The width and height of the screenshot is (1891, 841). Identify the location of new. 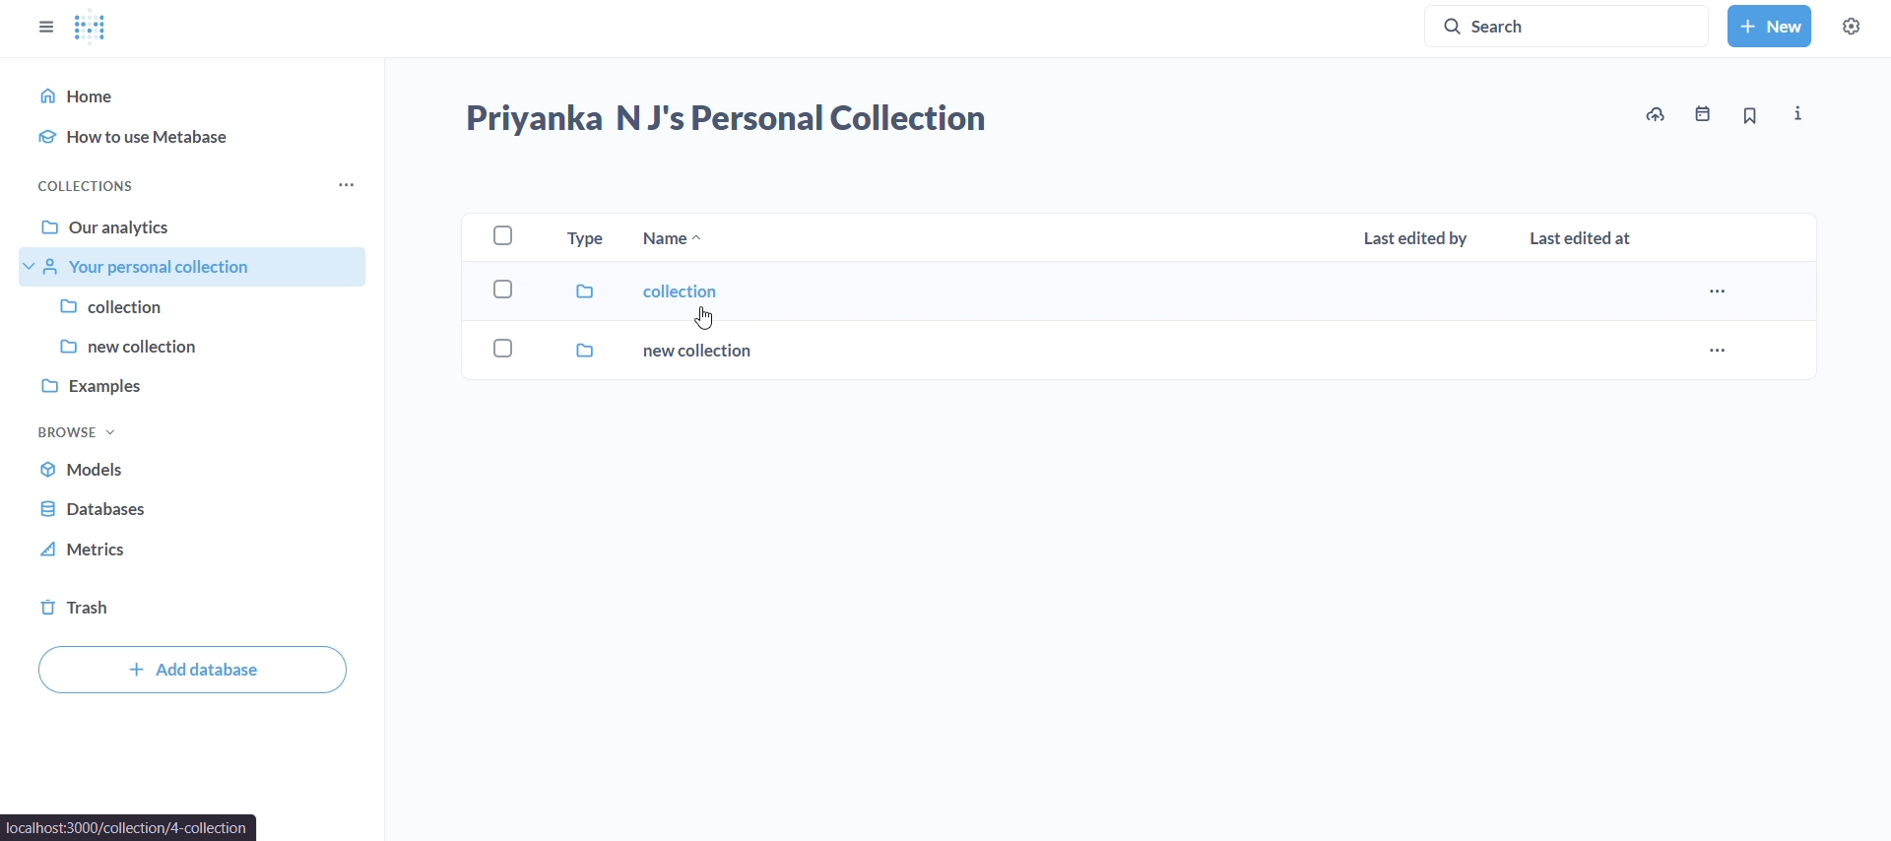
(1769, 25).